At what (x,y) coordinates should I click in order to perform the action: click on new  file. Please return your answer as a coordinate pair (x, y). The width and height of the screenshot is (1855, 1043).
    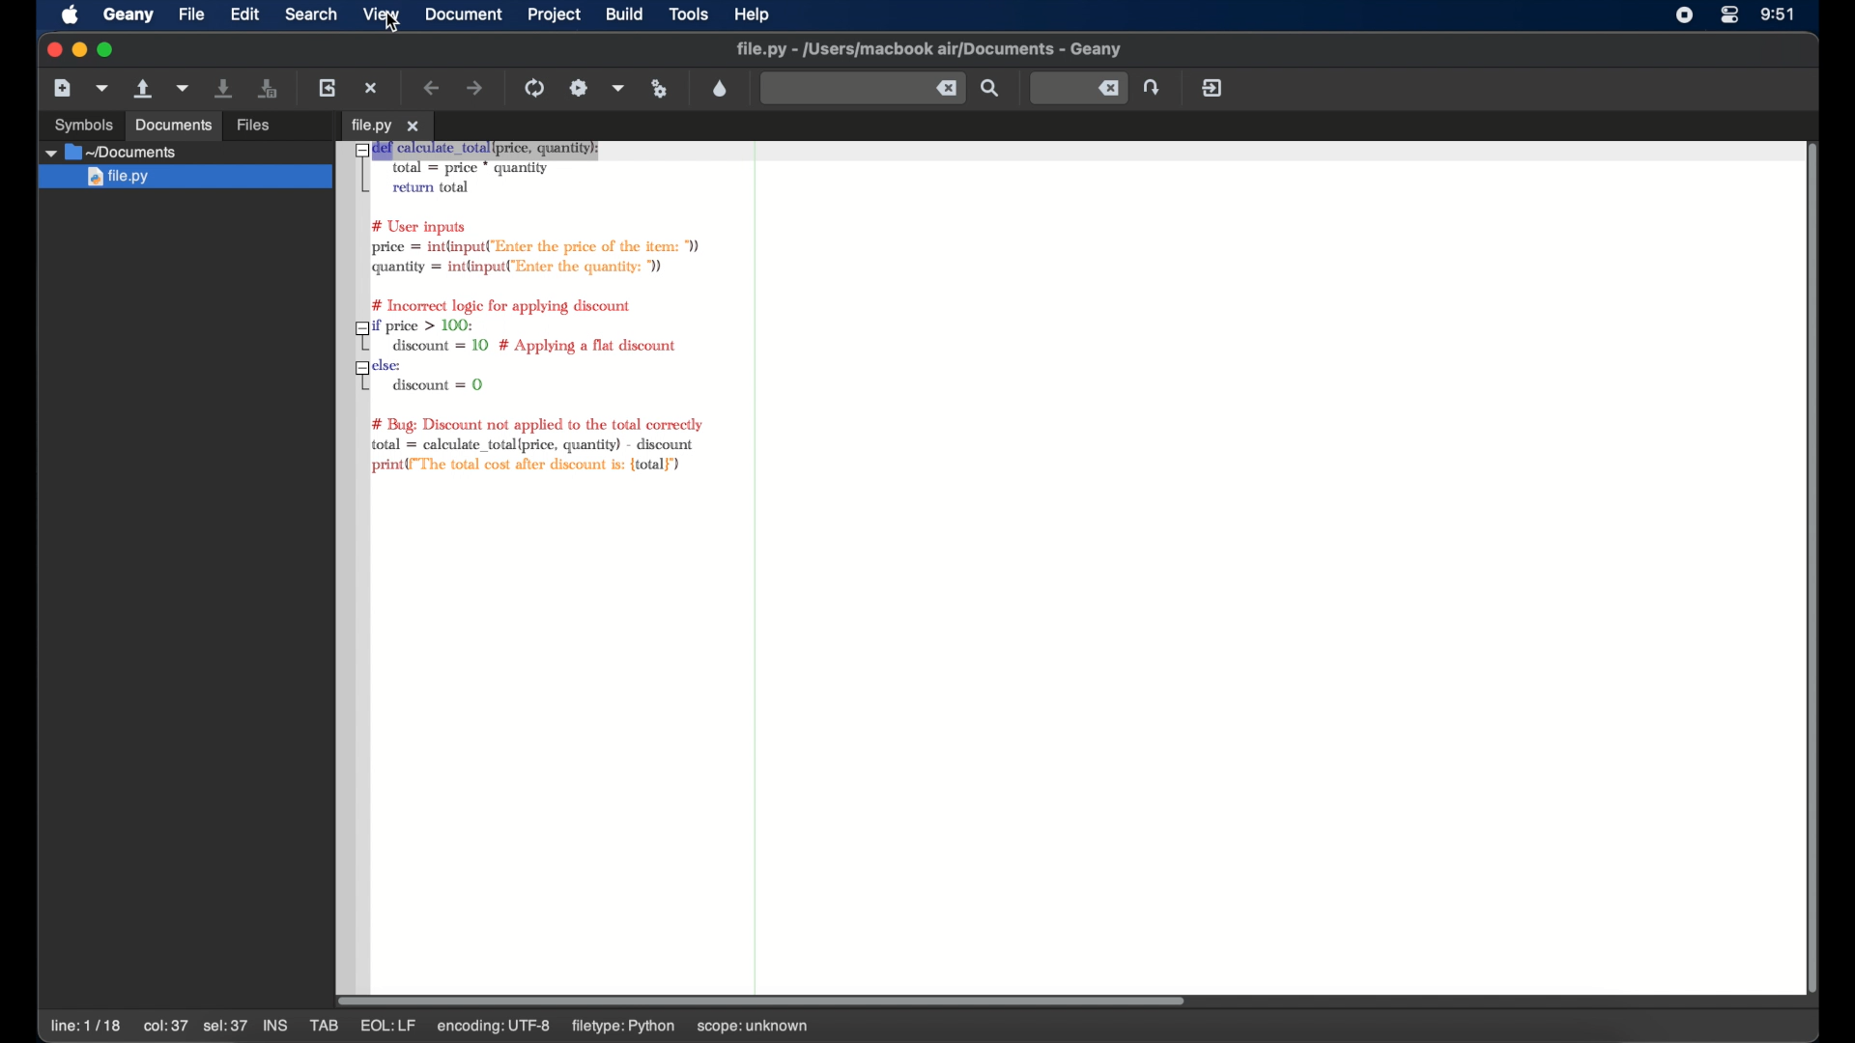
    Looking at the image, I should click on (62, 88).